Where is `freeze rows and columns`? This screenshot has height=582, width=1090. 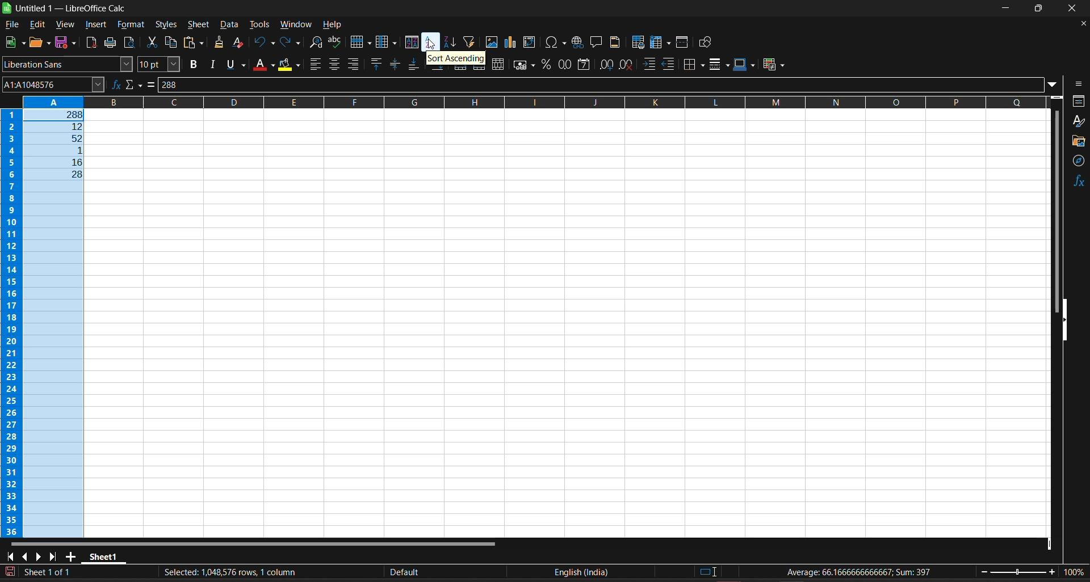
freeze rows and columns is located at coordinates (662, 43).